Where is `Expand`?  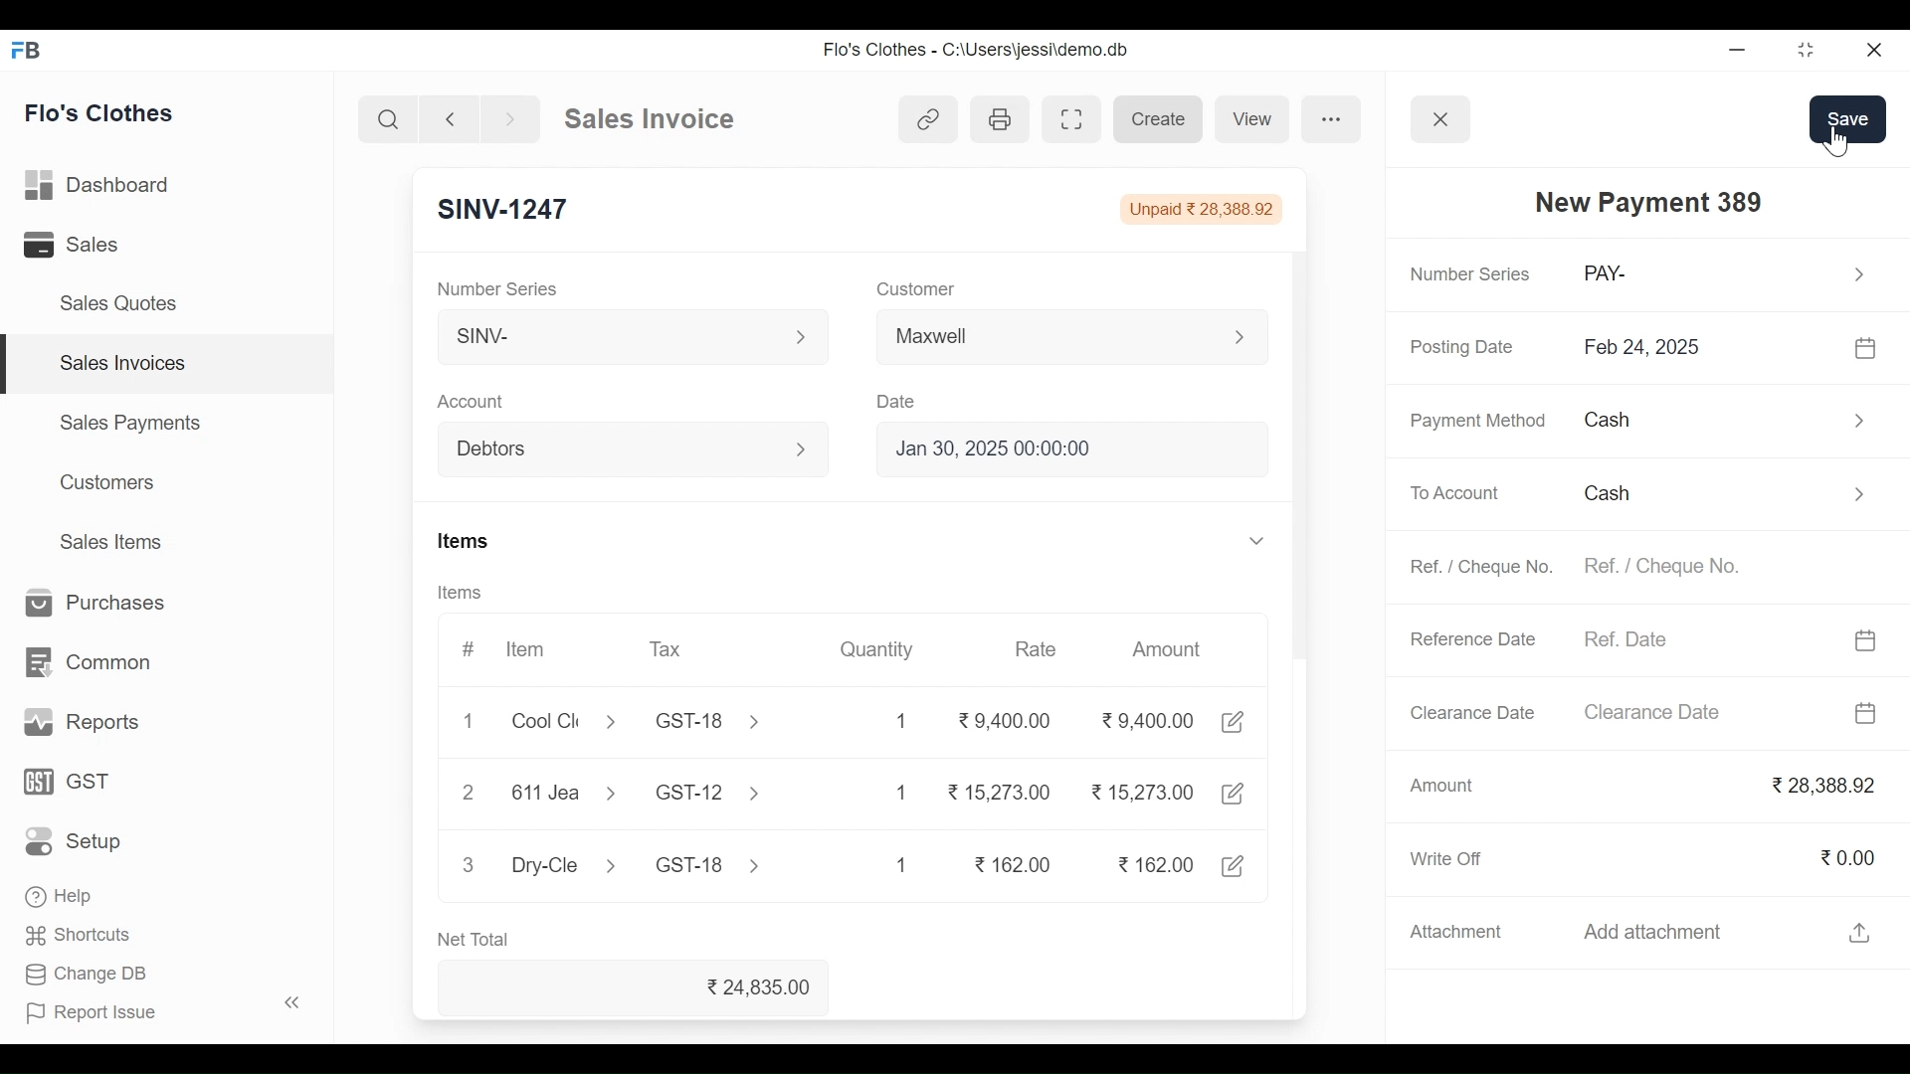
Expand is located at coordinates (1253, 542).